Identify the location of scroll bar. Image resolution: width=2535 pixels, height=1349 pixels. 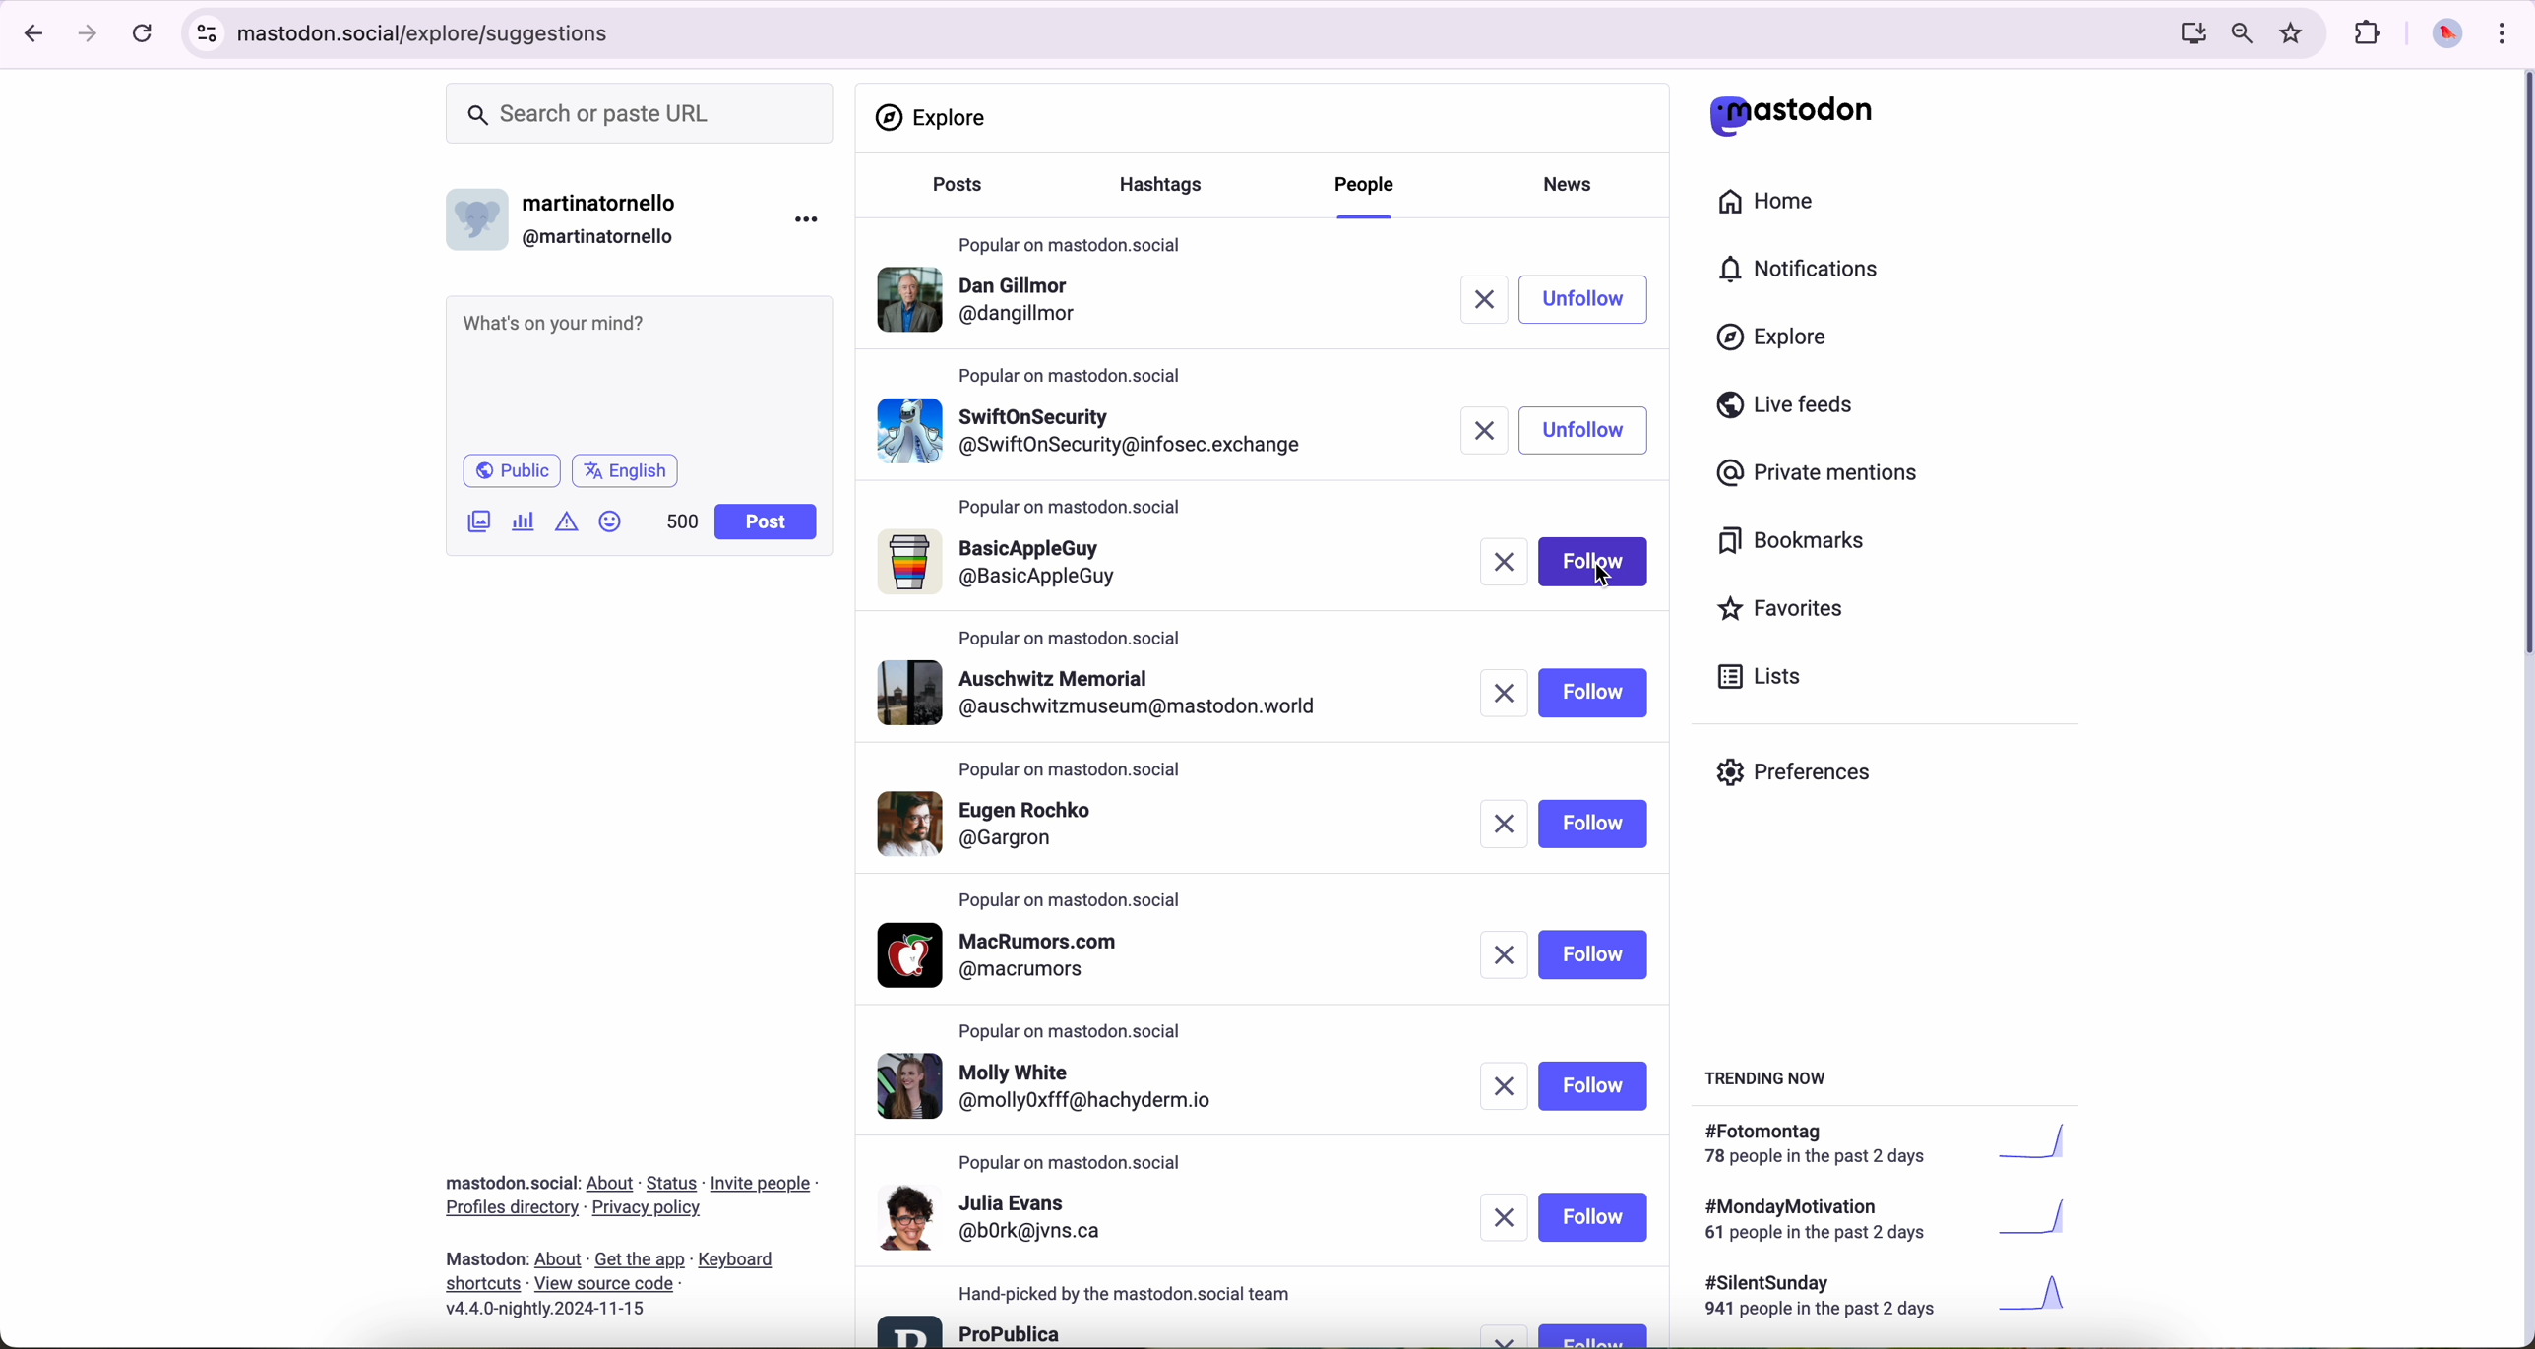
(2519, 369).